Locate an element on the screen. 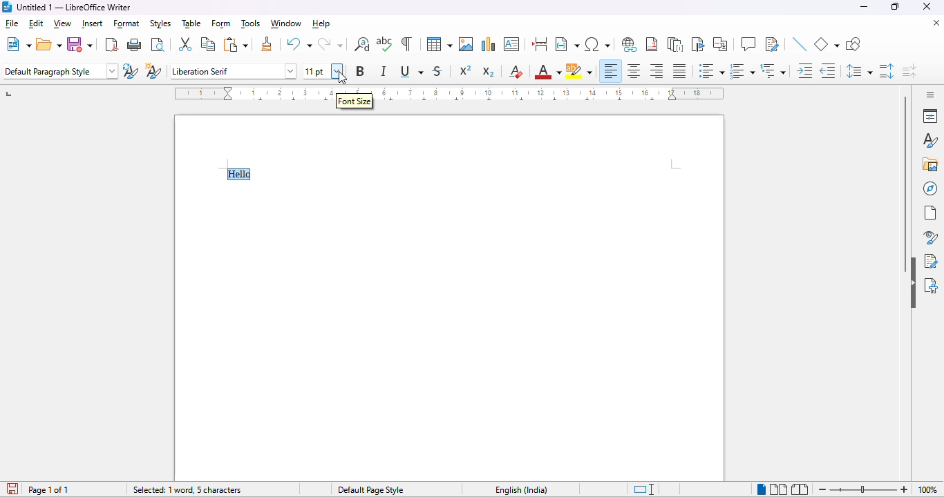  font size is located at coordinates (355, 101).